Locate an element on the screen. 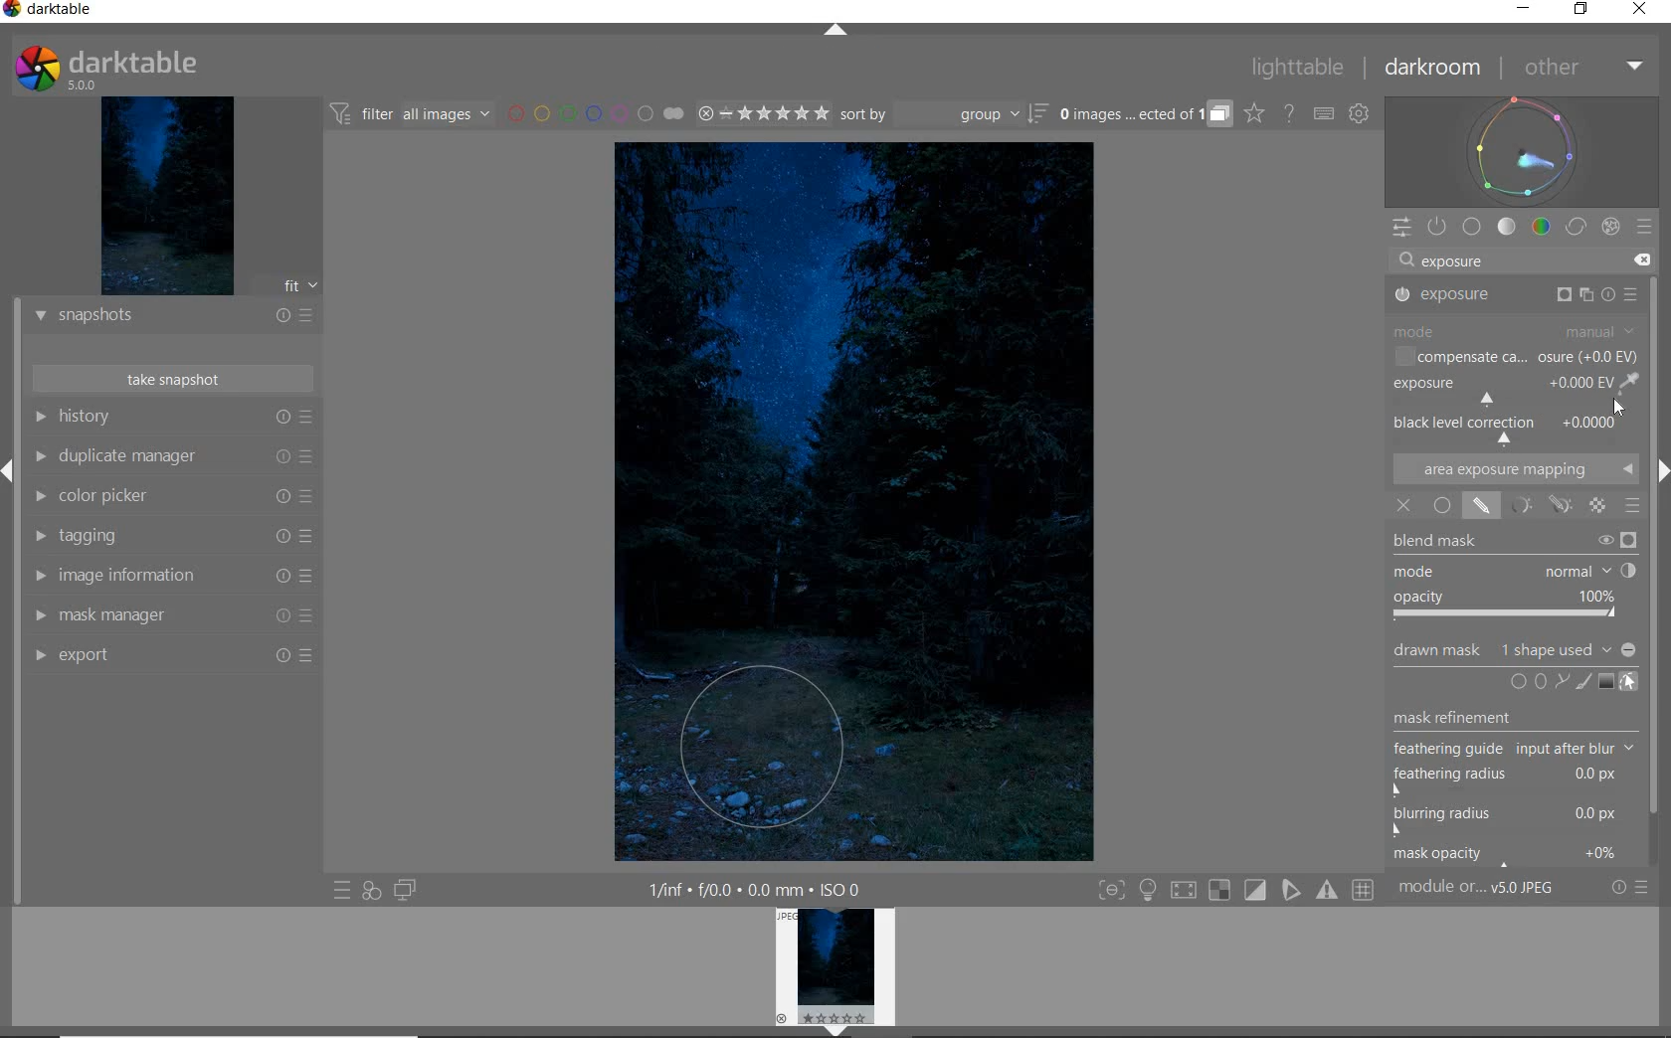 This screenshot has height=1038, width=1671. SHOW & EDIT MASK ELEMENTS is located at coordinates (1630, 683).